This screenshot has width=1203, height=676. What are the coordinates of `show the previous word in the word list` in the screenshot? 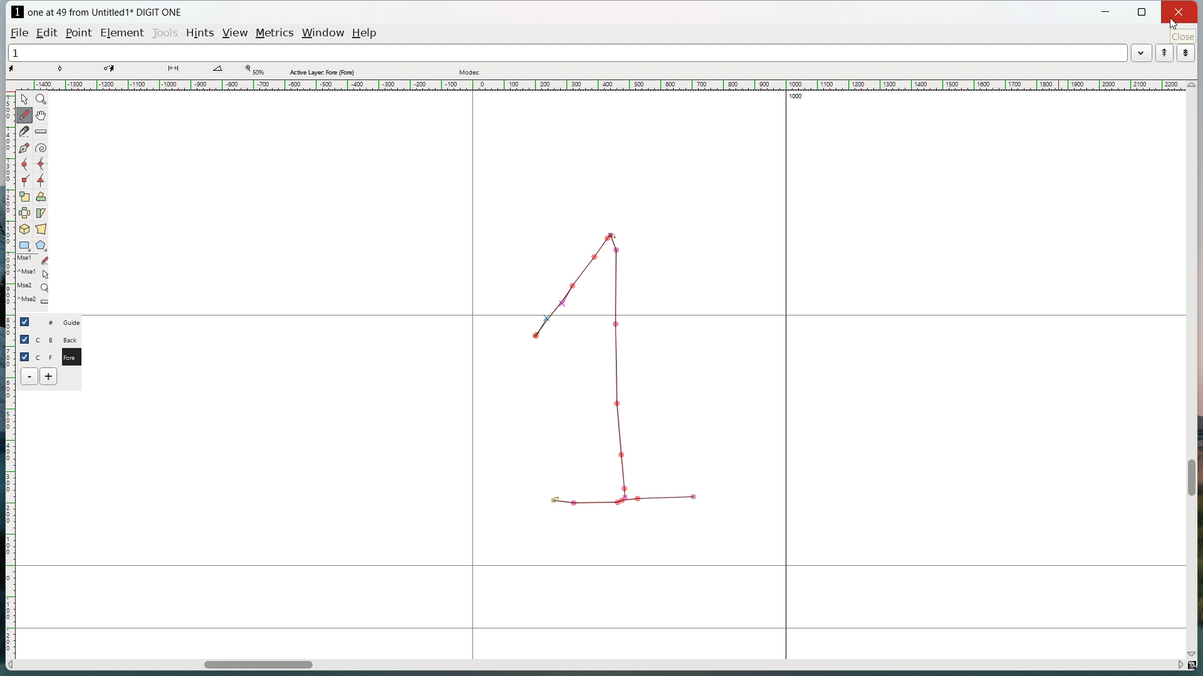 It's located at (1164, 53).